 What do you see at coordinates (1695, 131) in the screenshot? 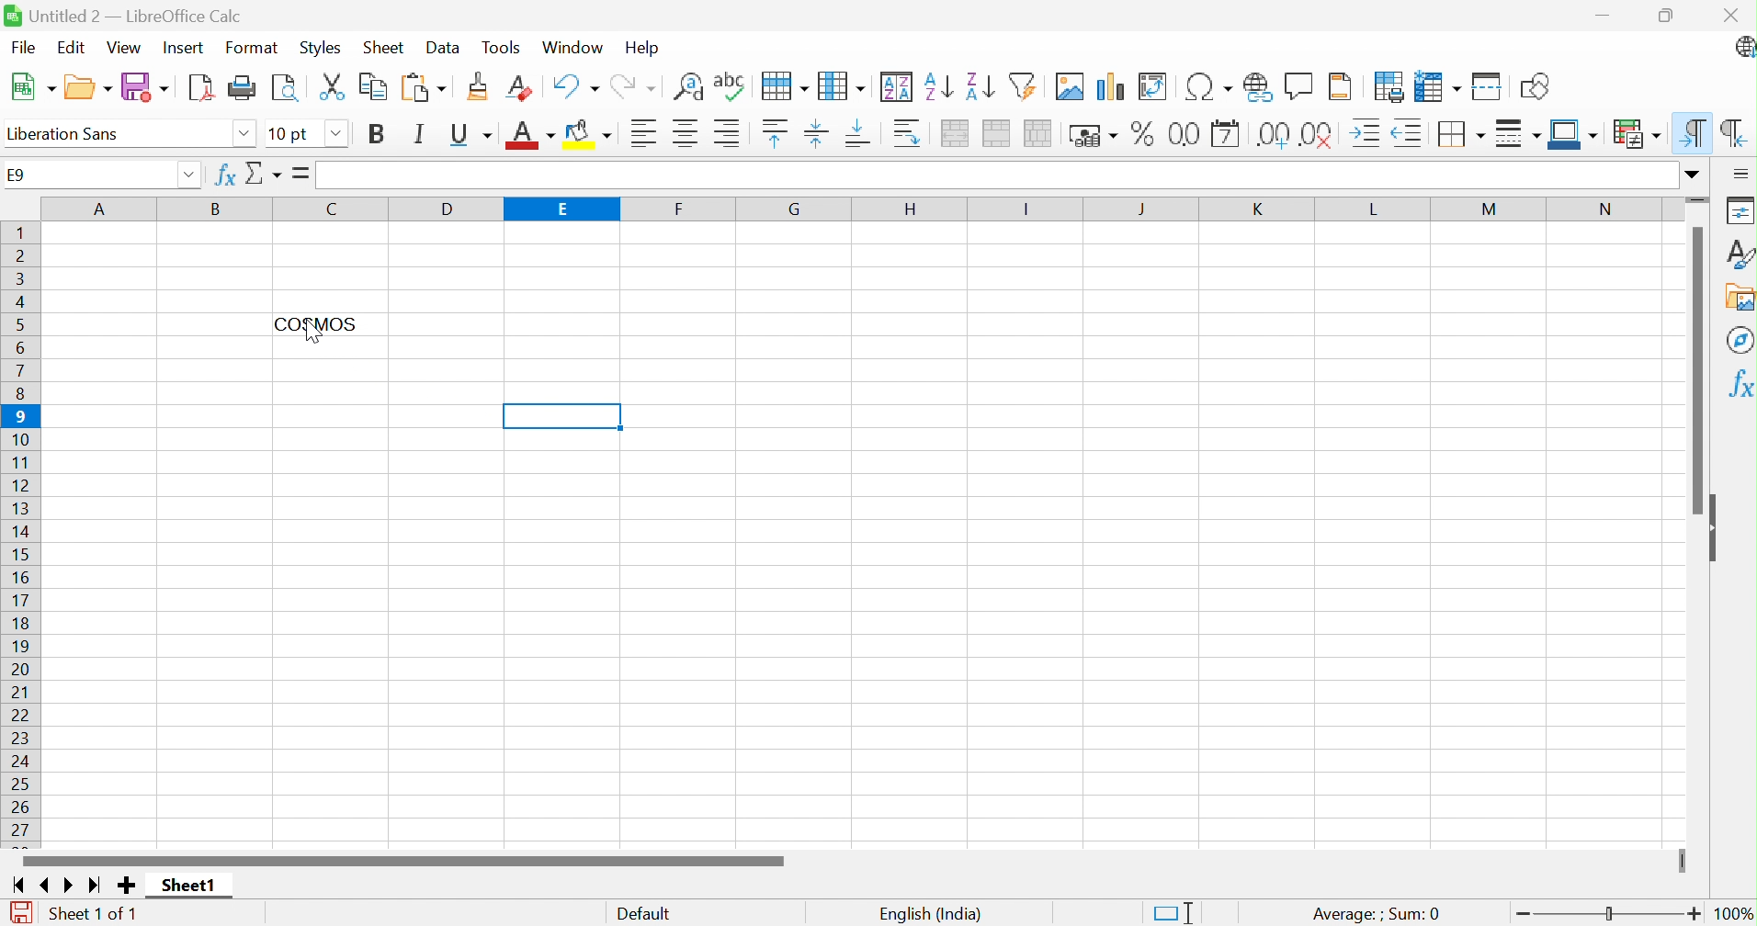
I see `Left-to-right` at bounding box center [1695, 131].